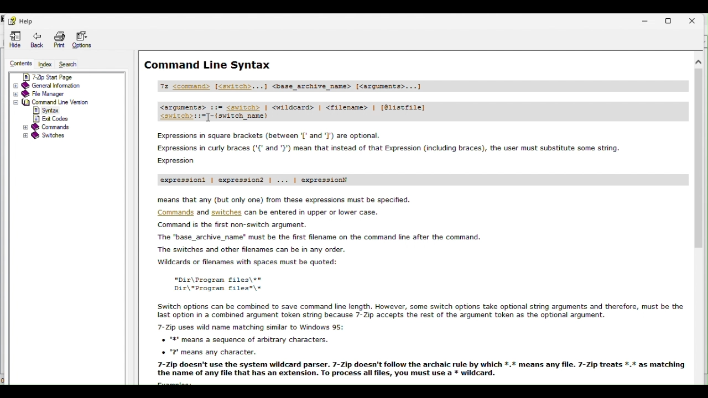  What do you see at coordinates (244, 108) in the screenshot?
I see `<switch>` at bounding box center [244, 108].